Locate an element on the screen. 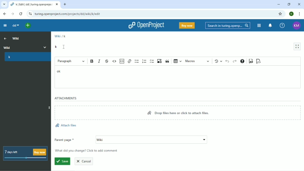 The image size is (304, 171). Italic is located at coordinates (99, 61).